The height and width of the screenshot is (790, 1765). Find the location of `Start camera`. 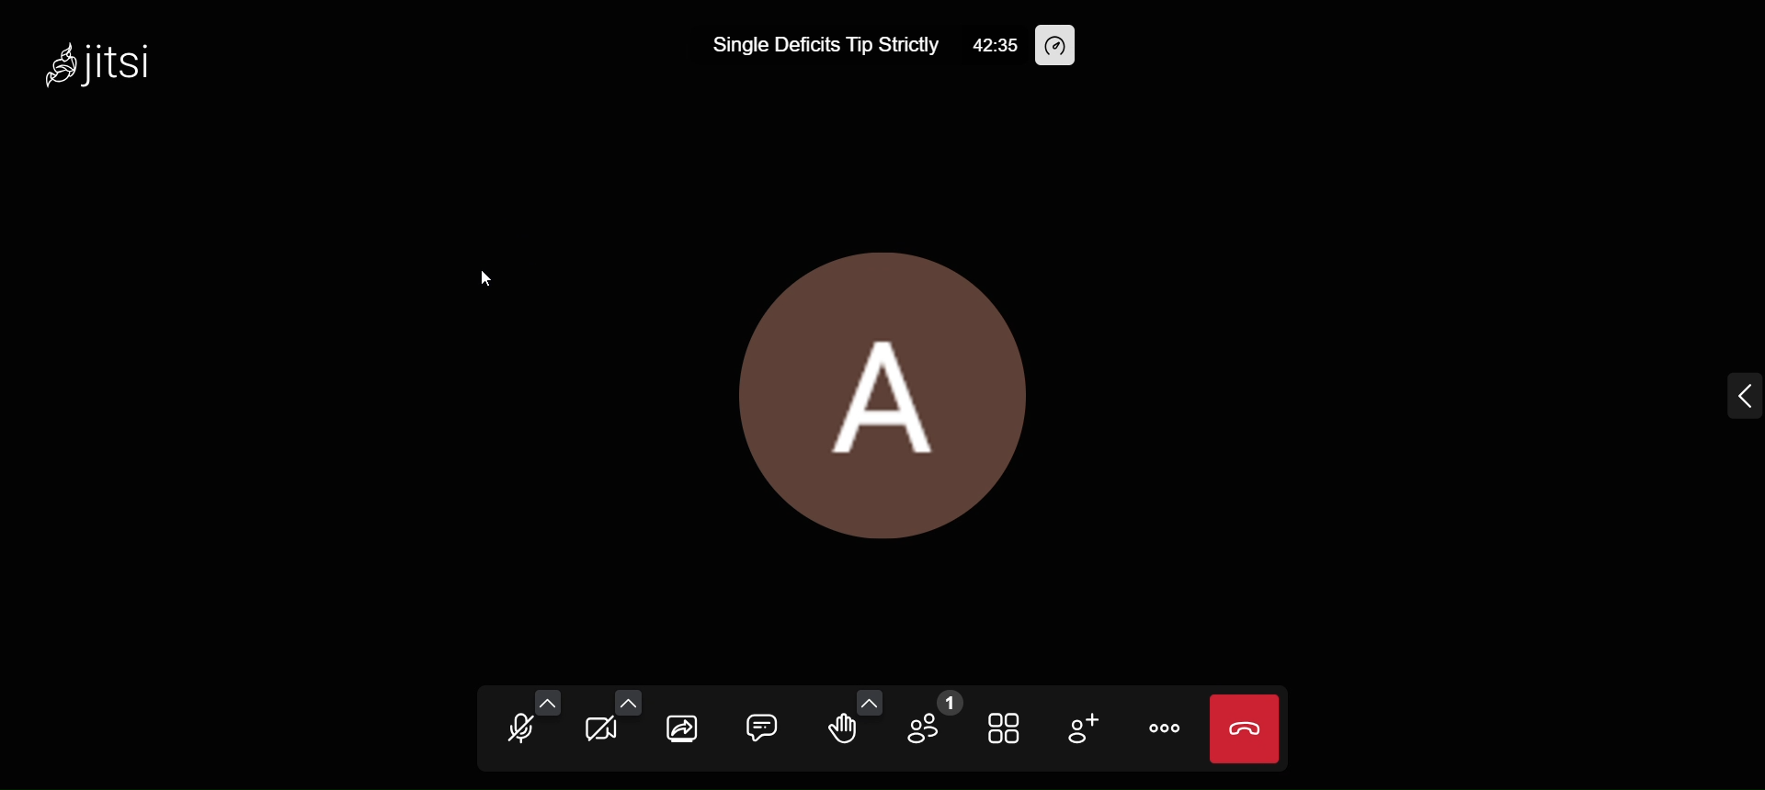

Start camera is located at coordinates (598, 732).